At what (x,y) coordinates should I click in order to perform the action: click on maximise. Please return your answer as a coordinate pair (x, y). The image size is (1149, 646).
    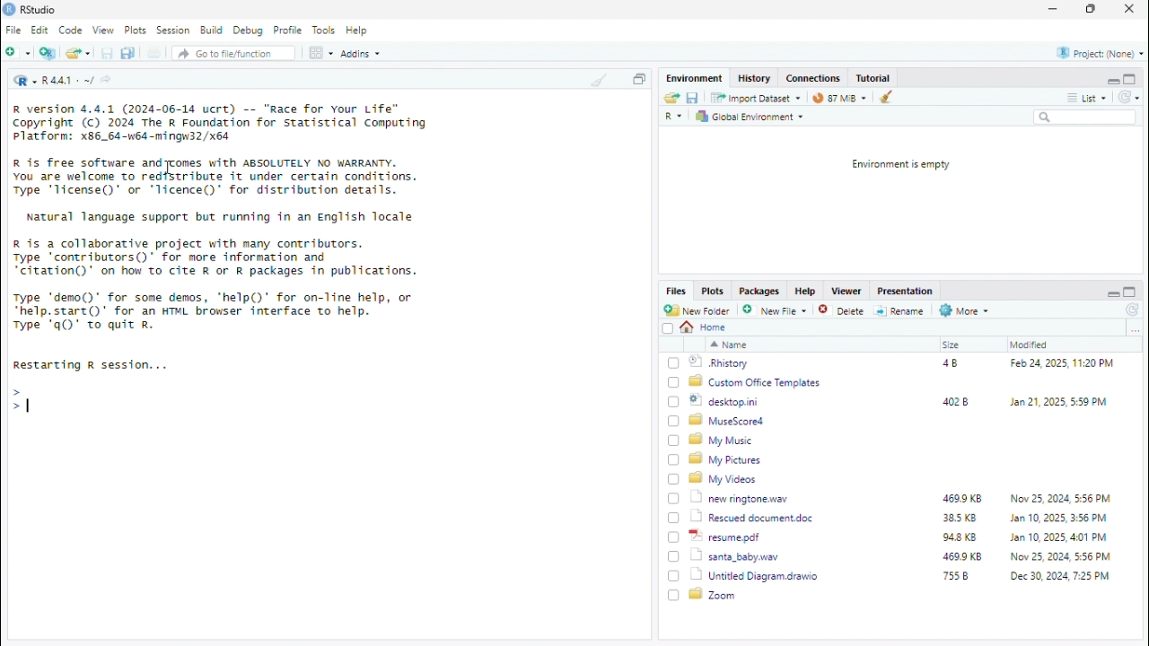
    Looking at the image, I should click on (1091, 8).